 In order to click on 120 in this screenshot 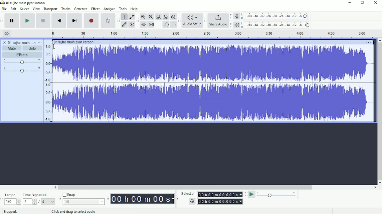, I will do `click(13, 202)`.